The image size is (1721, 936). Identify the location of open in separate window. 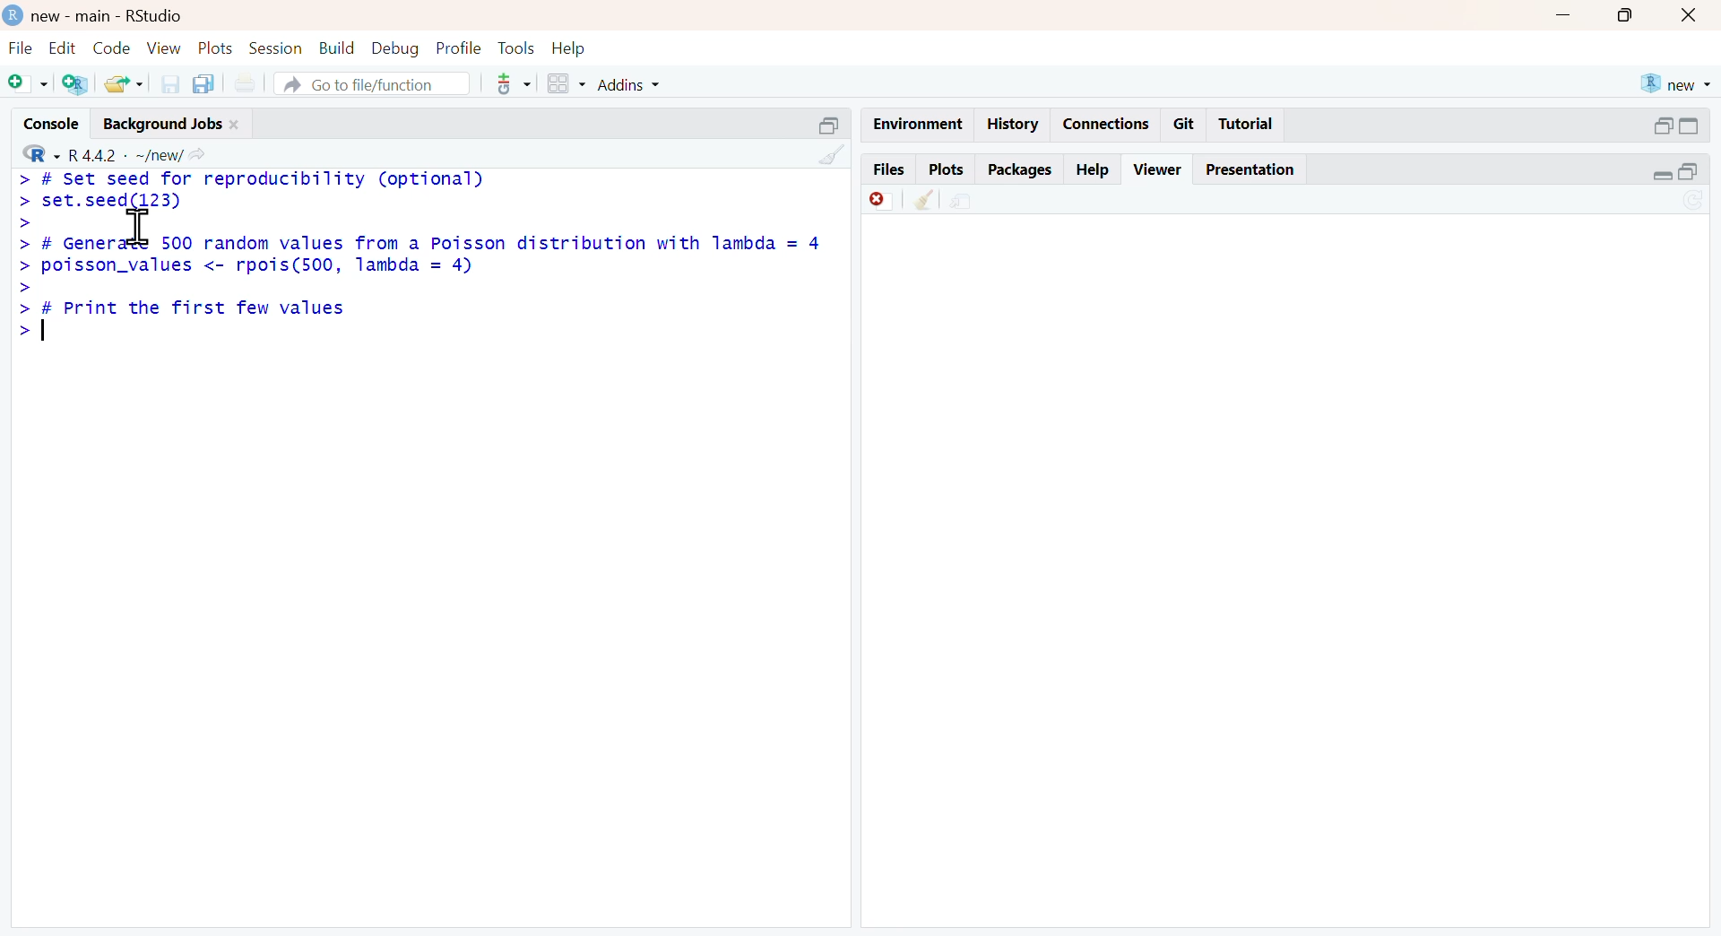
(830, 126).